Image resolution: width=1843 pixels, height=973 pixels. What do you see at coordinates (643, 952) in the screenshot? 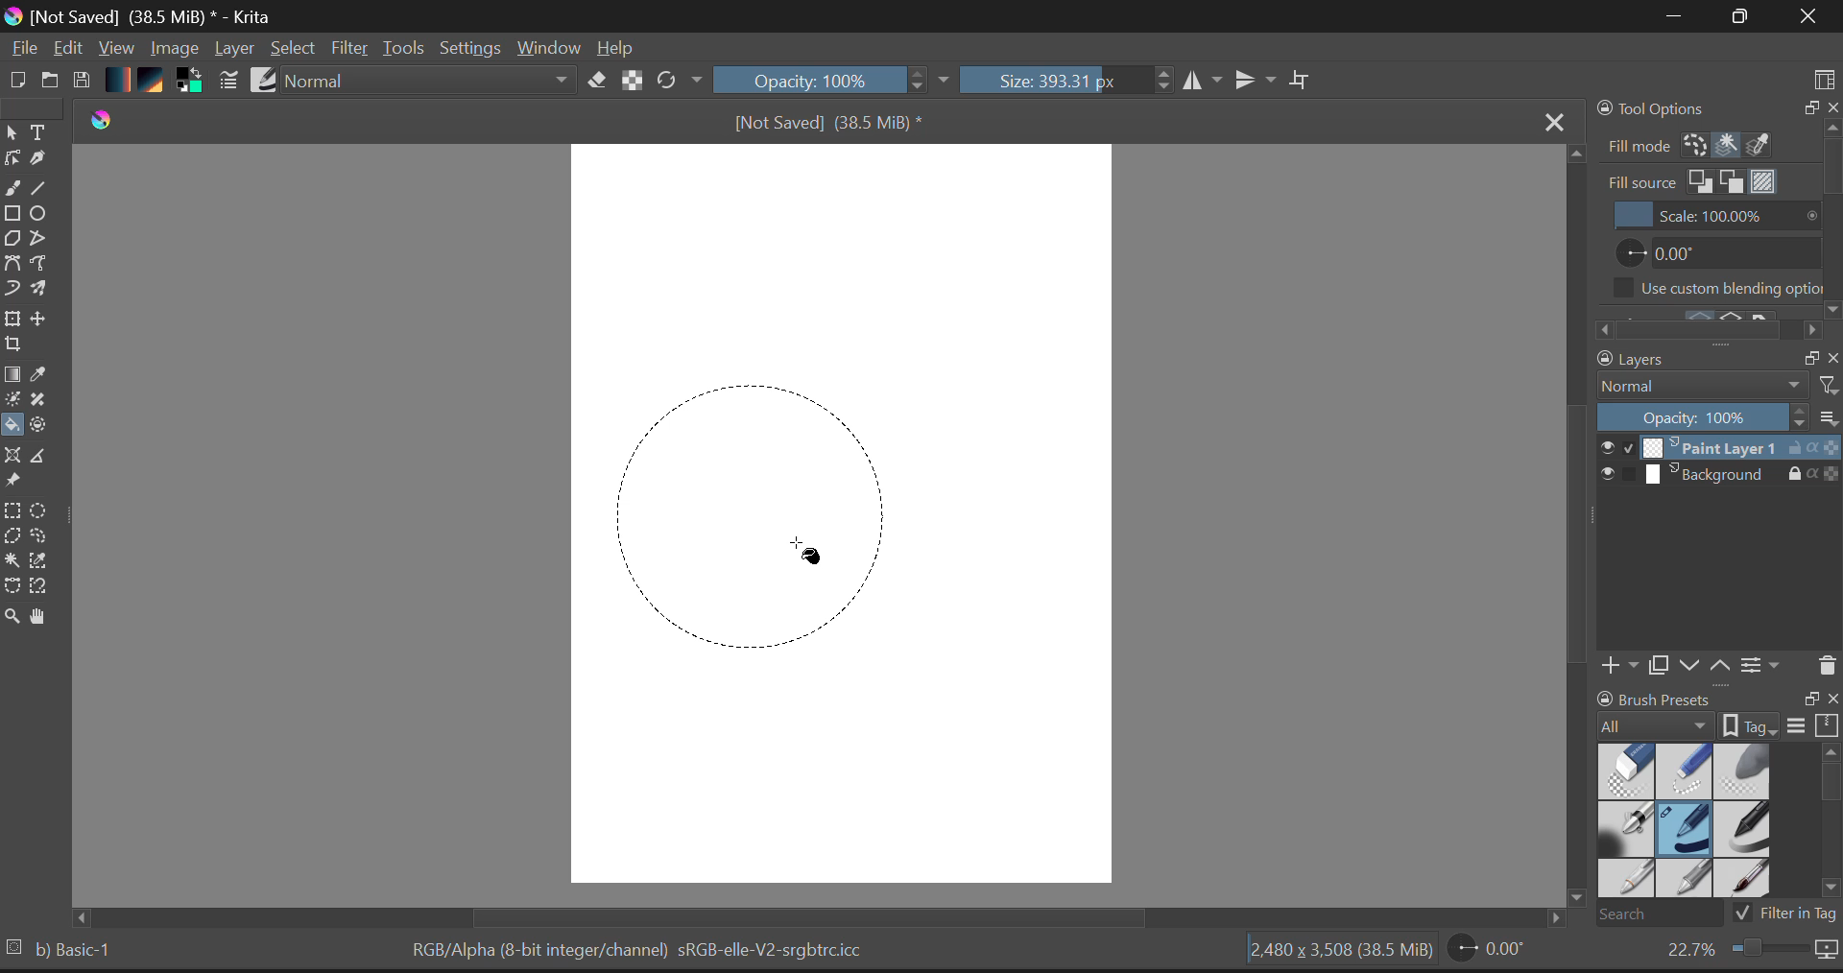
I see `Color Information` at bounding box center [643, 952].